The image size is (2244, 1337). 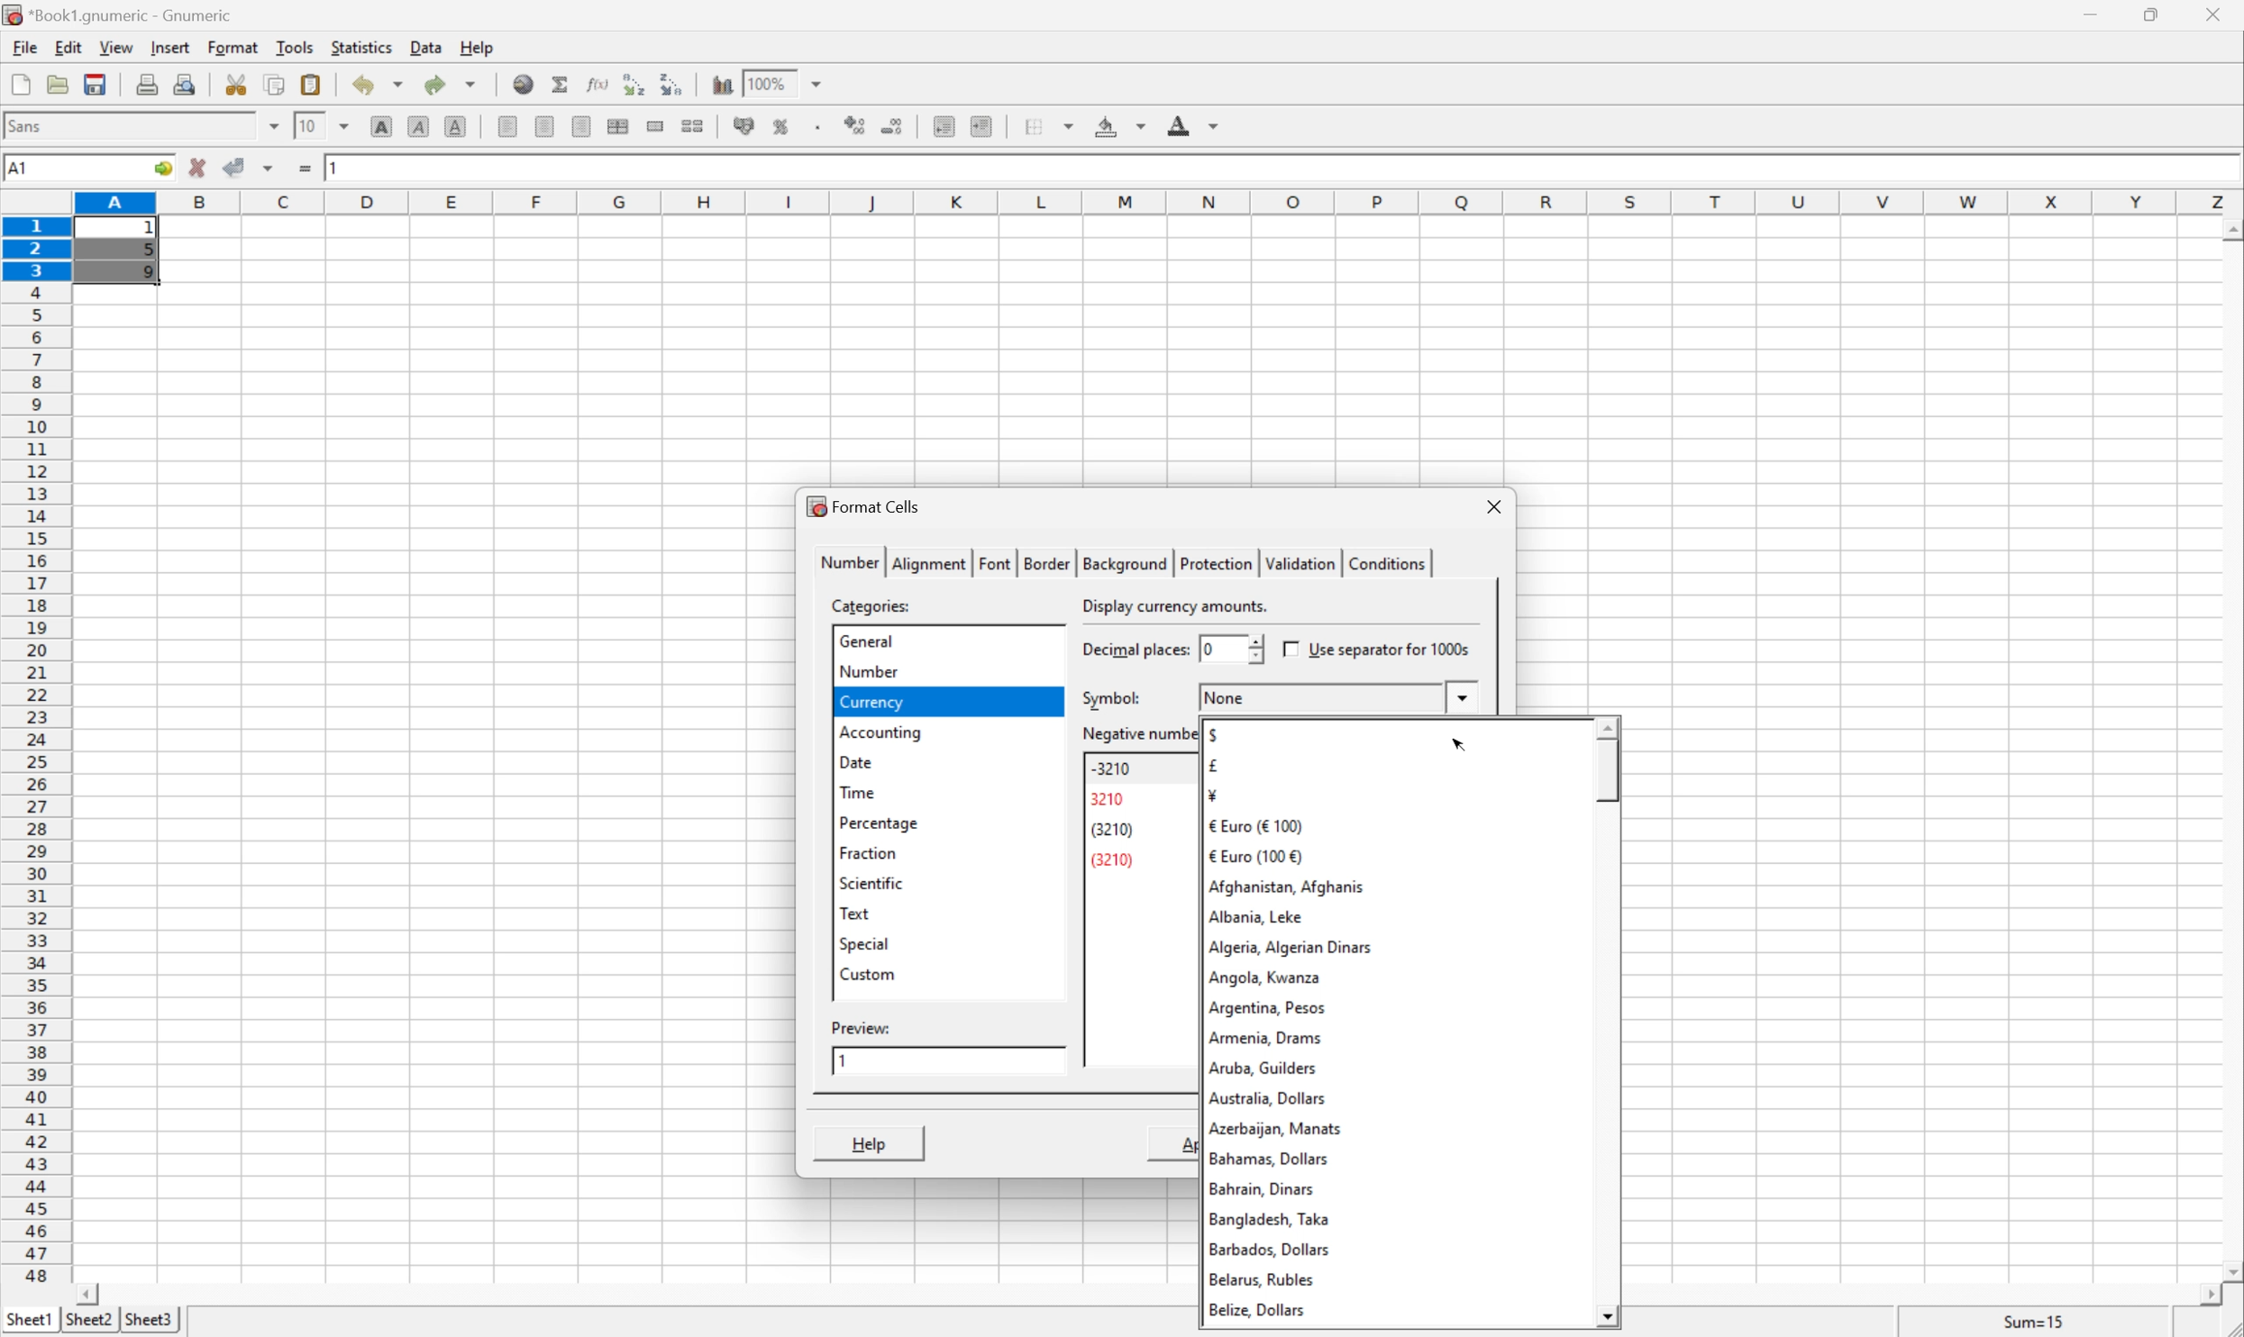 I want to click on decrease indent, so click(x=945, y=126).